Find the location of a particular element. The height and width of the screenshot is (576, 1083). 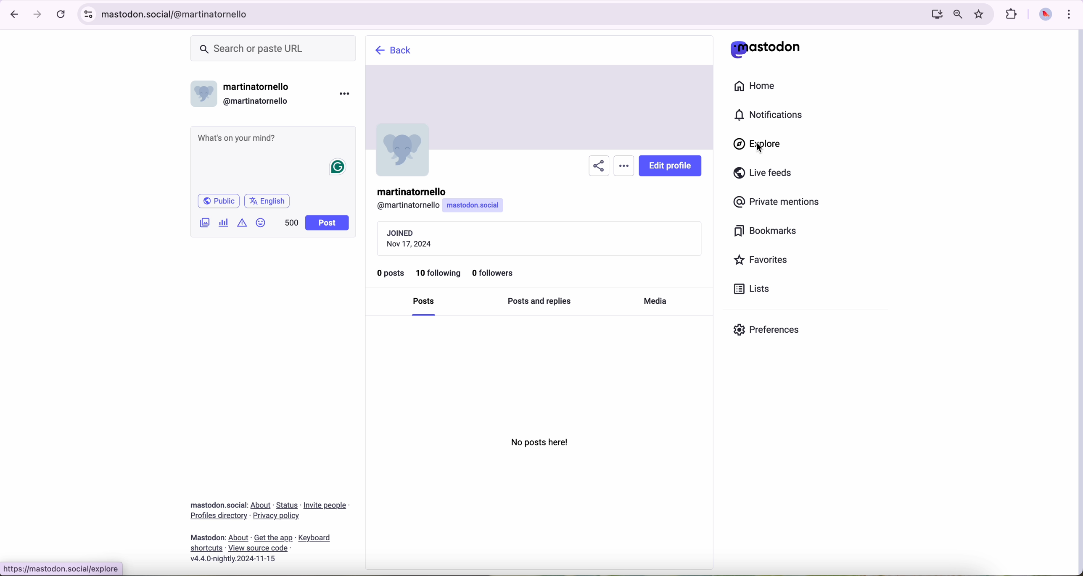

share profile is located at coordinates (600, 166).